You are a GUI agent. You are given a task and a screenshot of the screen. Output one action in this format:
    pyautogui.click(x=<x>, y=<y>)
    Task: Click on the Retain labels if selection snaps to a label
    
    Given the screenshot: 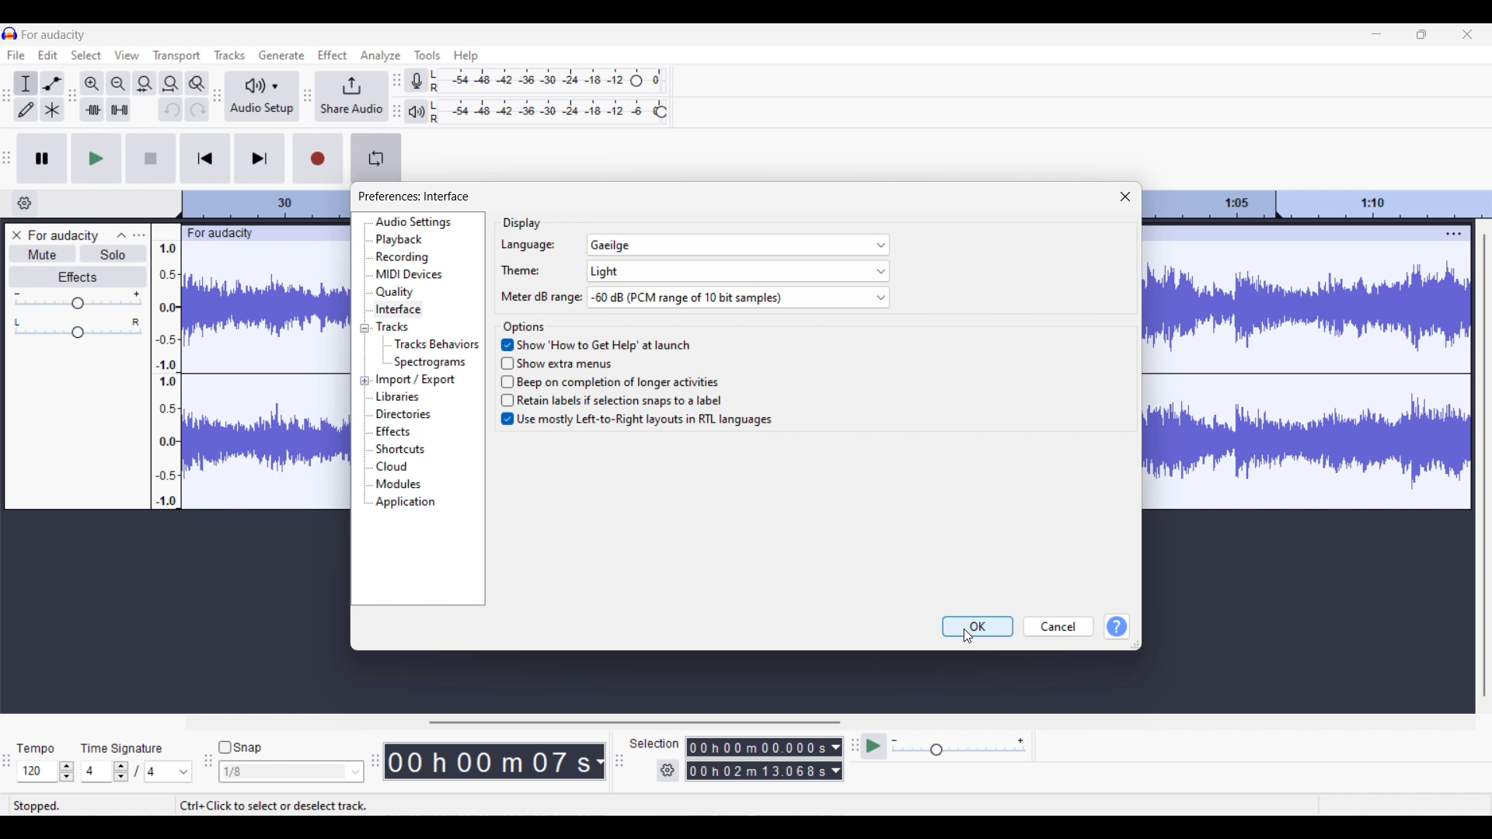 What is the action you would take?
    pyautogui.click(x=619, y=400)
    